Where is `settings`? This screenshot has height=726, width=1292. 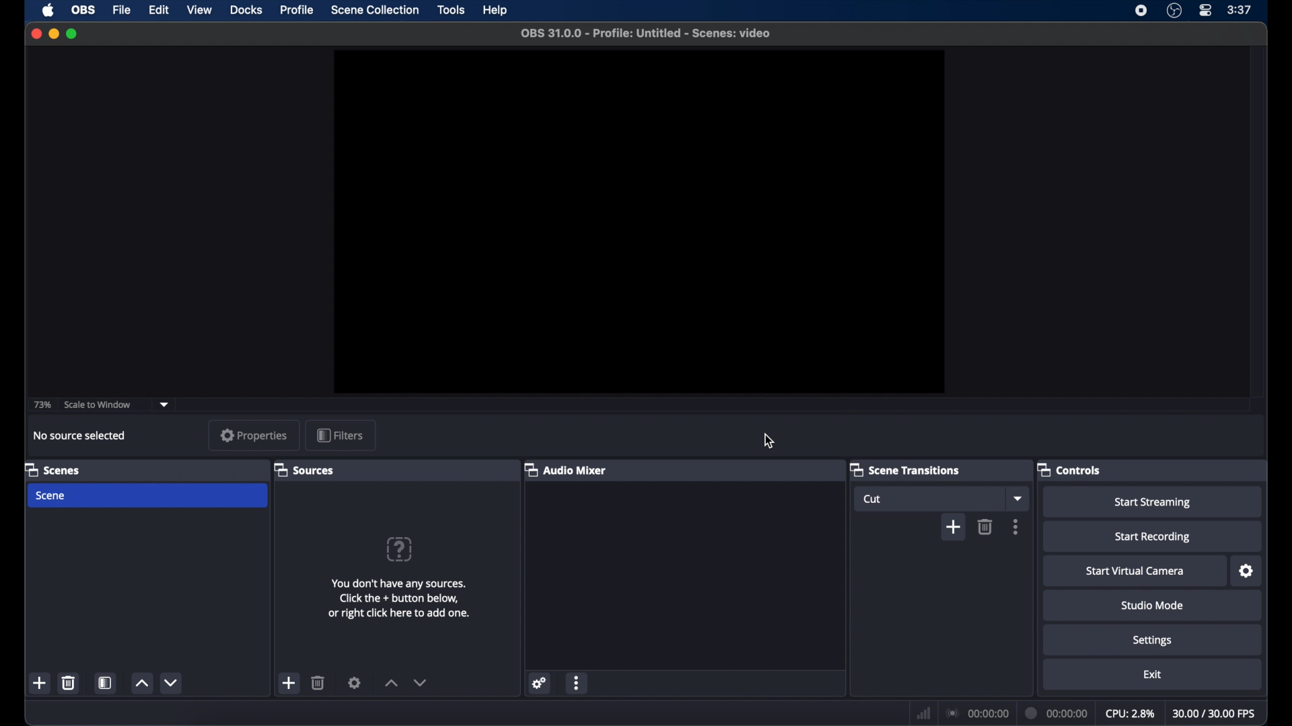
settings is located at coordinates (1152, 641).